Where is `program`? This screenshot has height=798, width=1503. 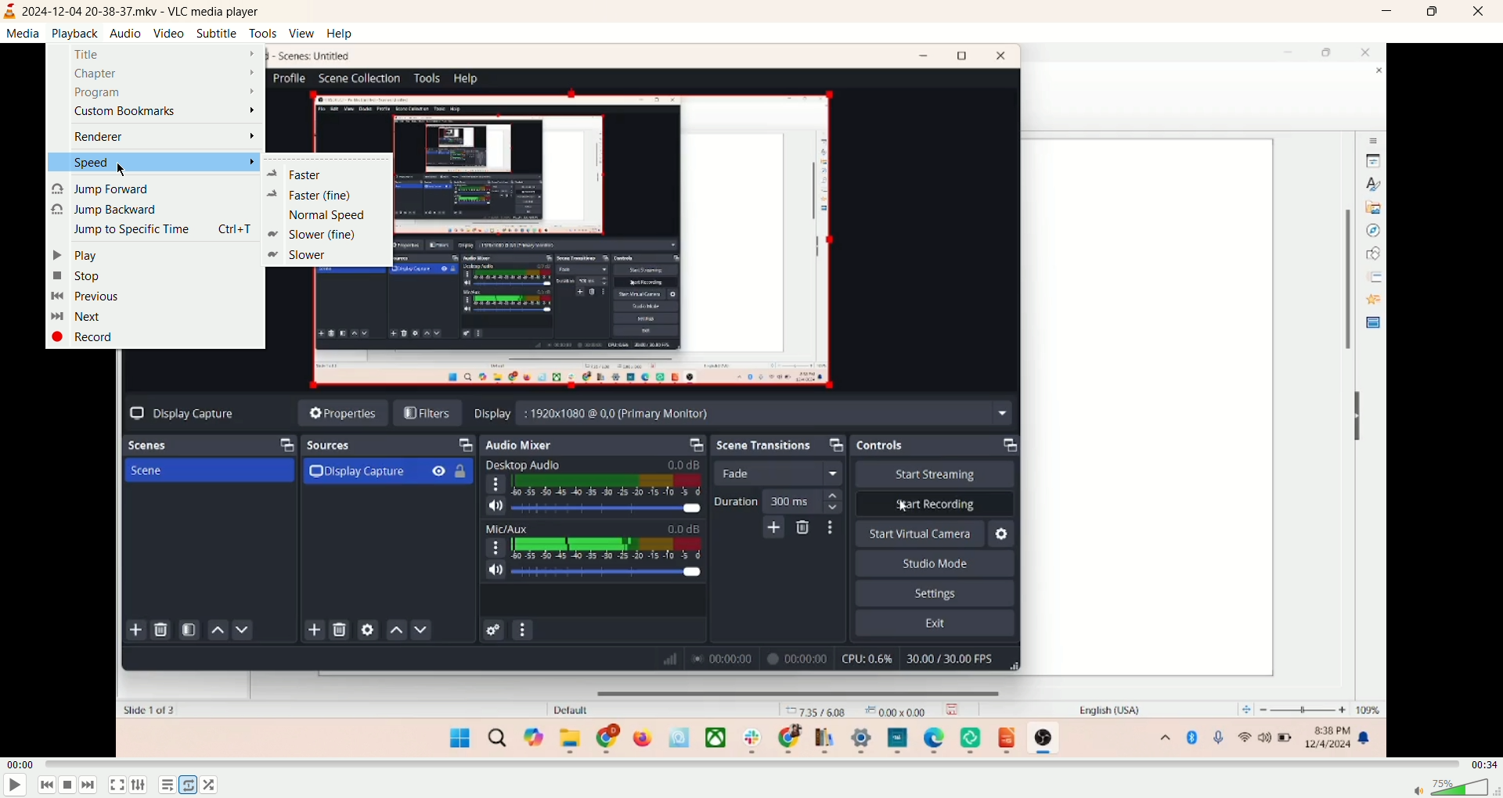 program is located at coordinates (165, 94).